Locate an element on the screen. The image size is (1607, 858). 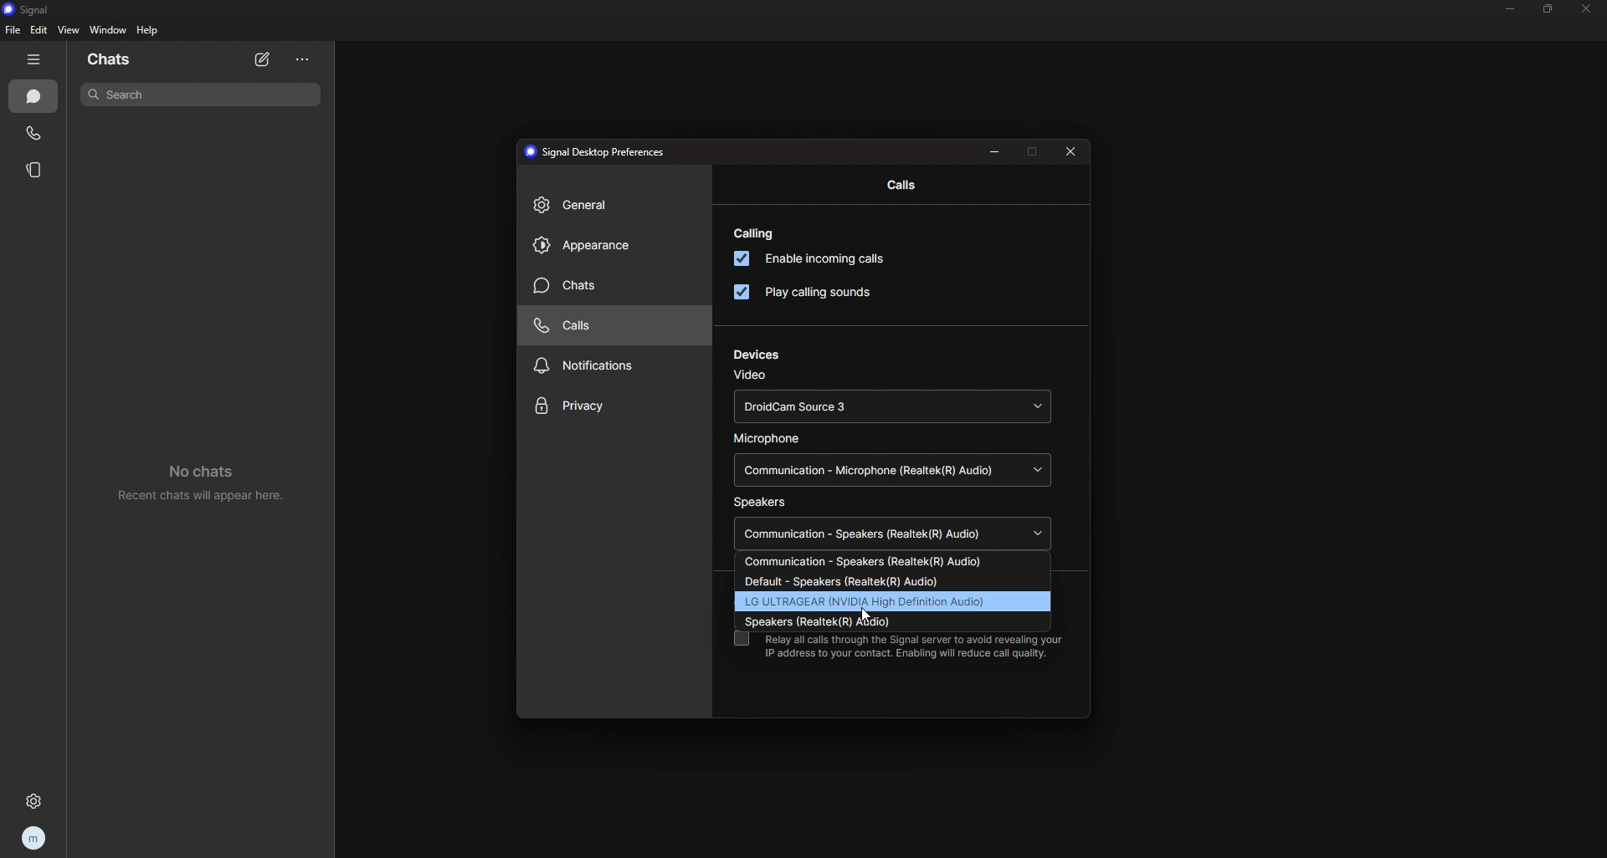
maximize is located at coordinates (1034, 151).